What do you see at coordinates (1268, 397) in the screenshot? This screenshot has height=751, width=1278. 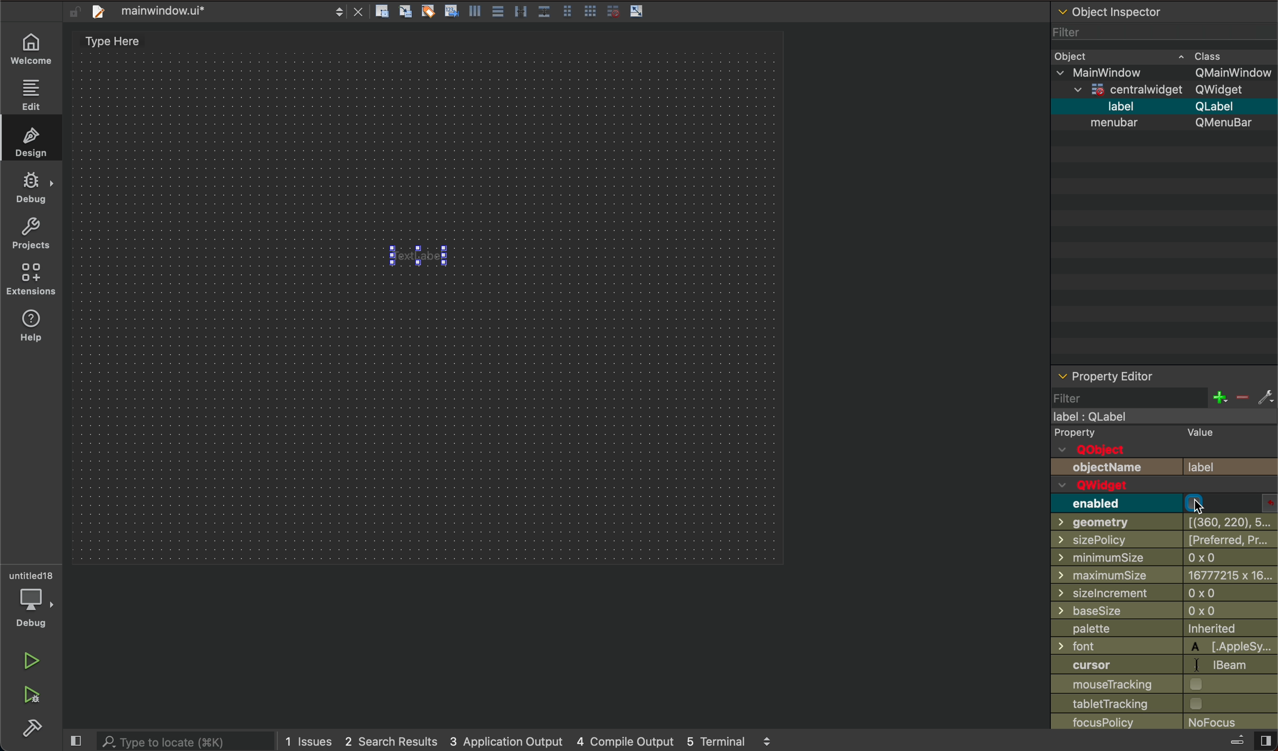 I see `fix` at bounding box center [1268, 397].